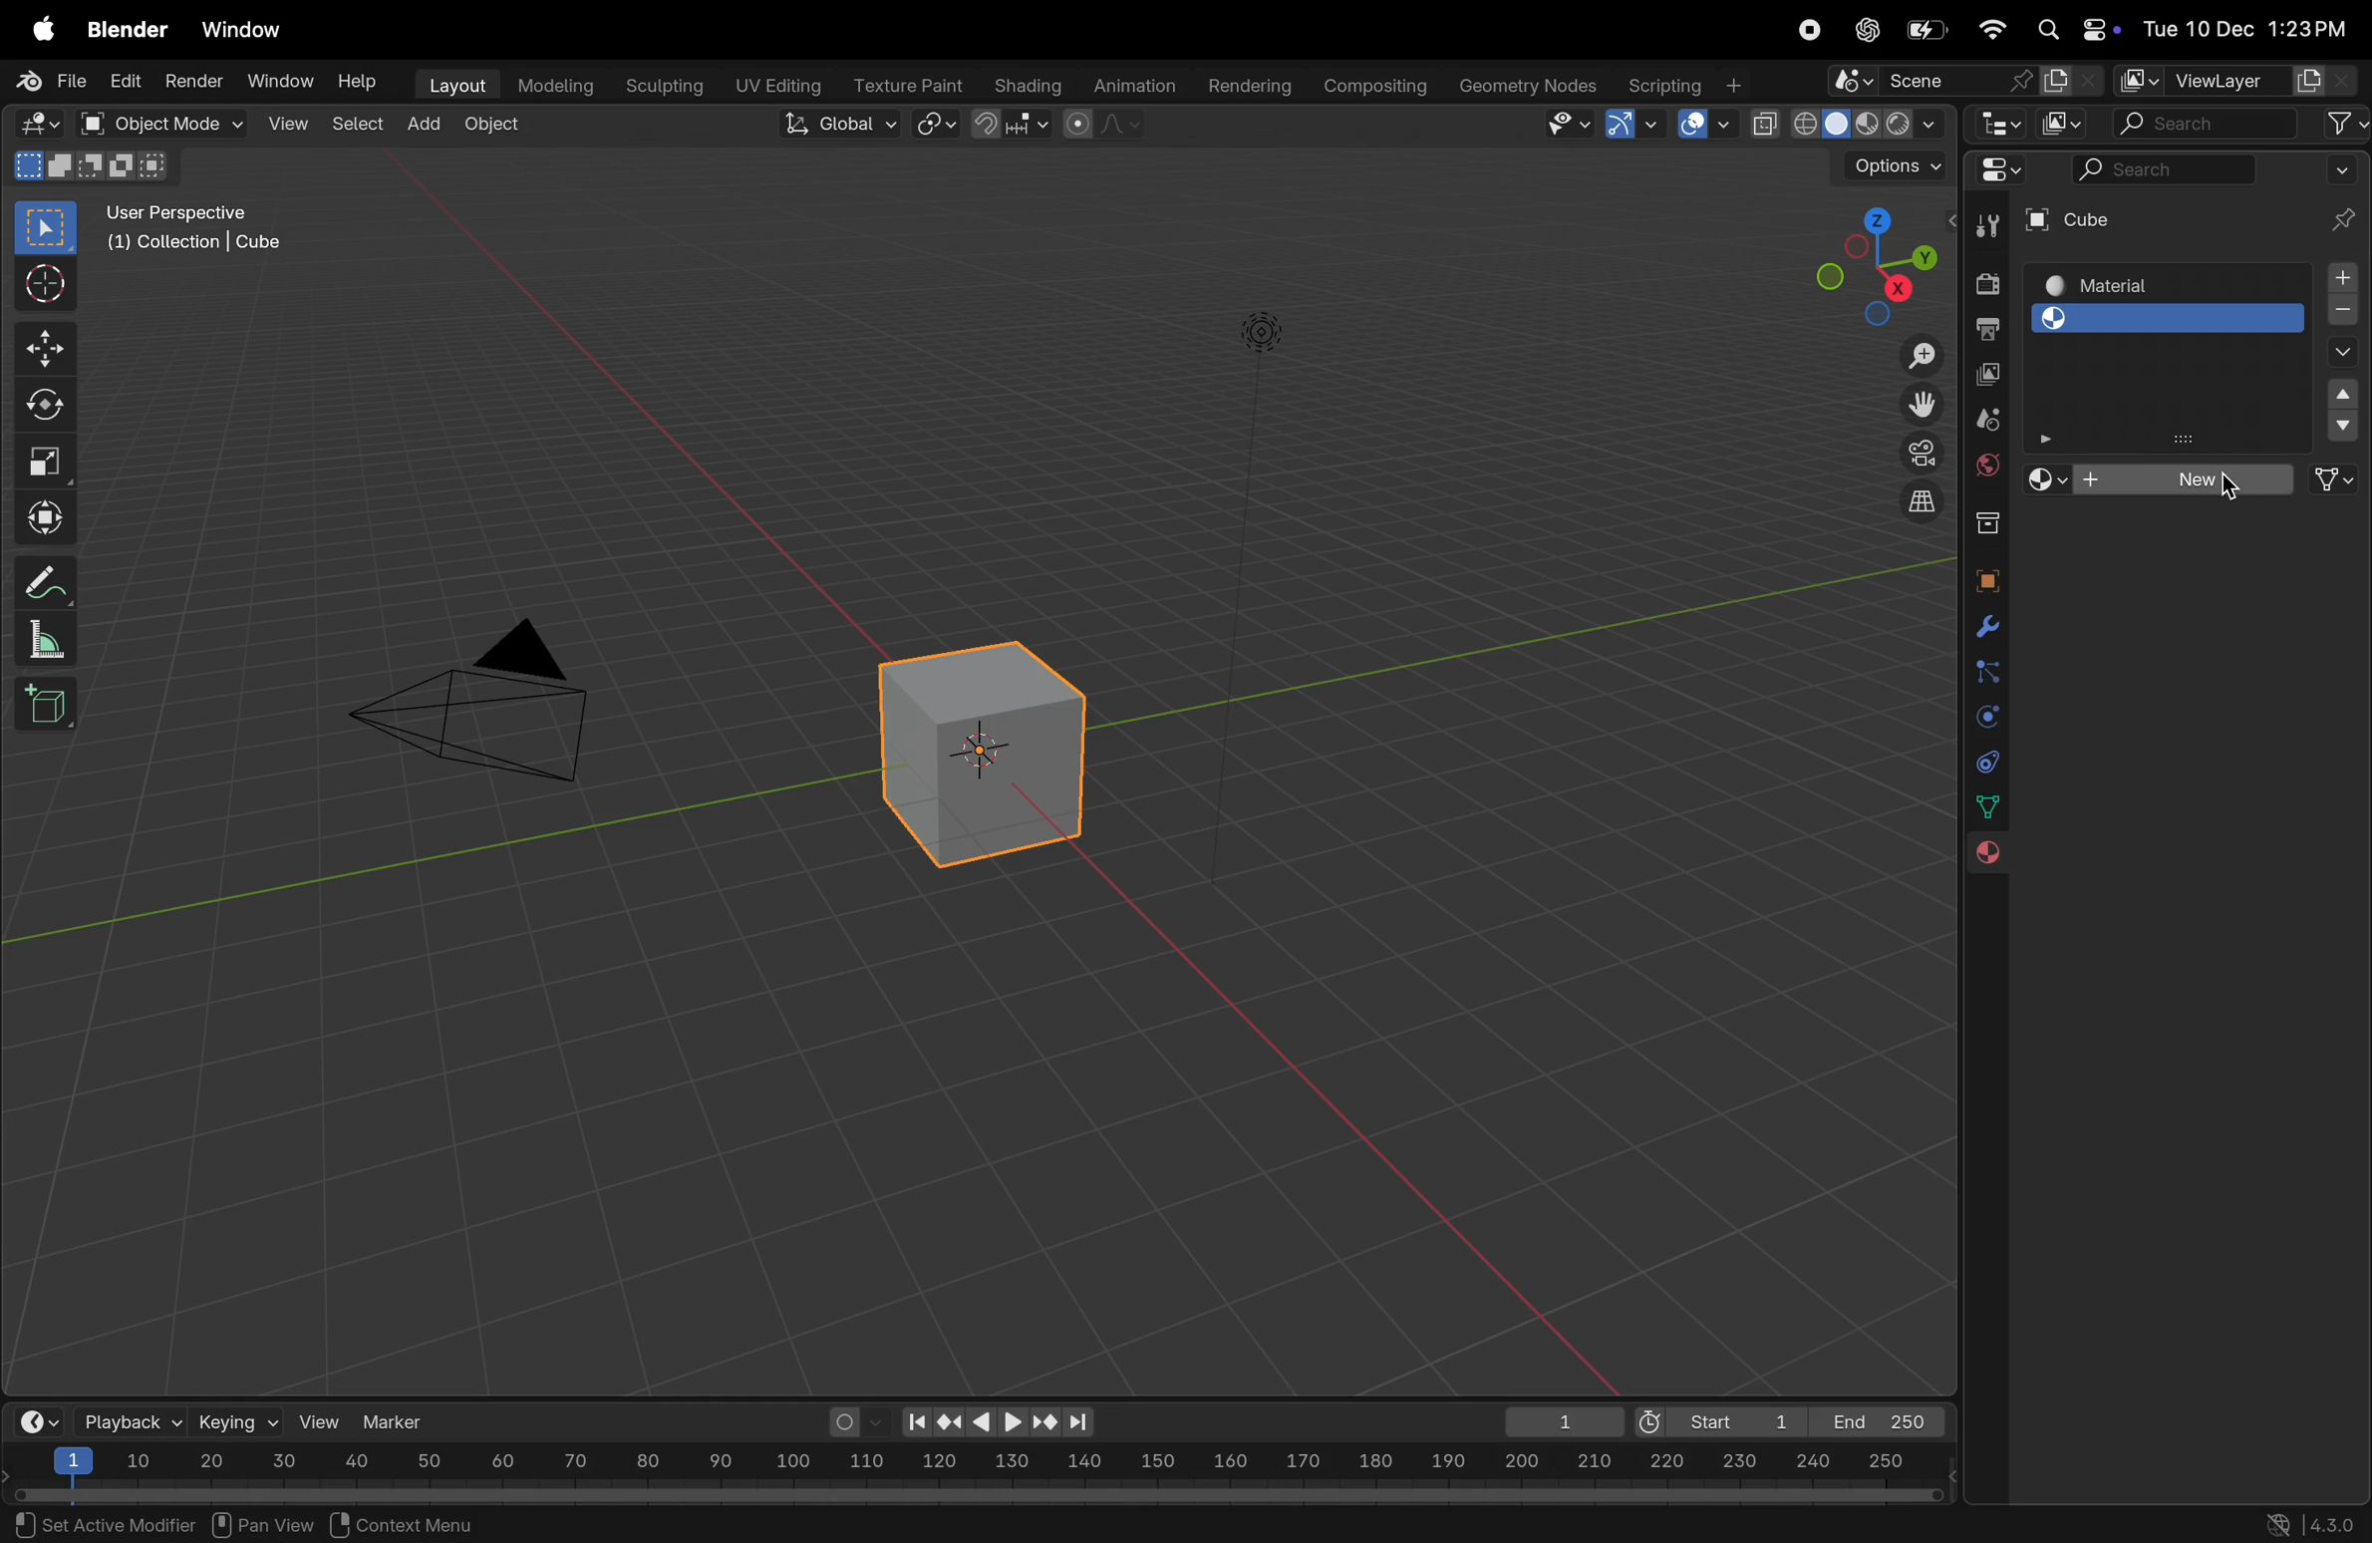  I want to click on constarints, so click(1987, 766).